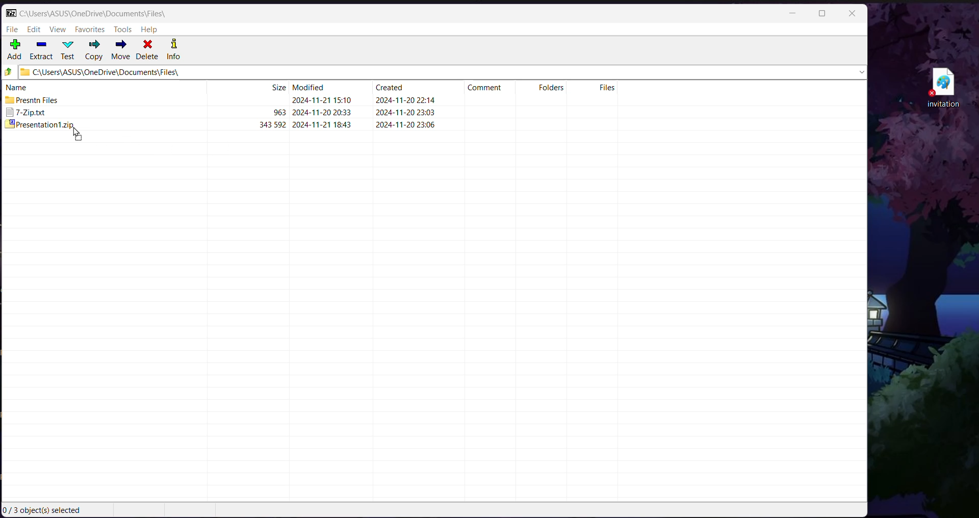 The image size is (979, 518). I want to click on Close, so click(852, 14).